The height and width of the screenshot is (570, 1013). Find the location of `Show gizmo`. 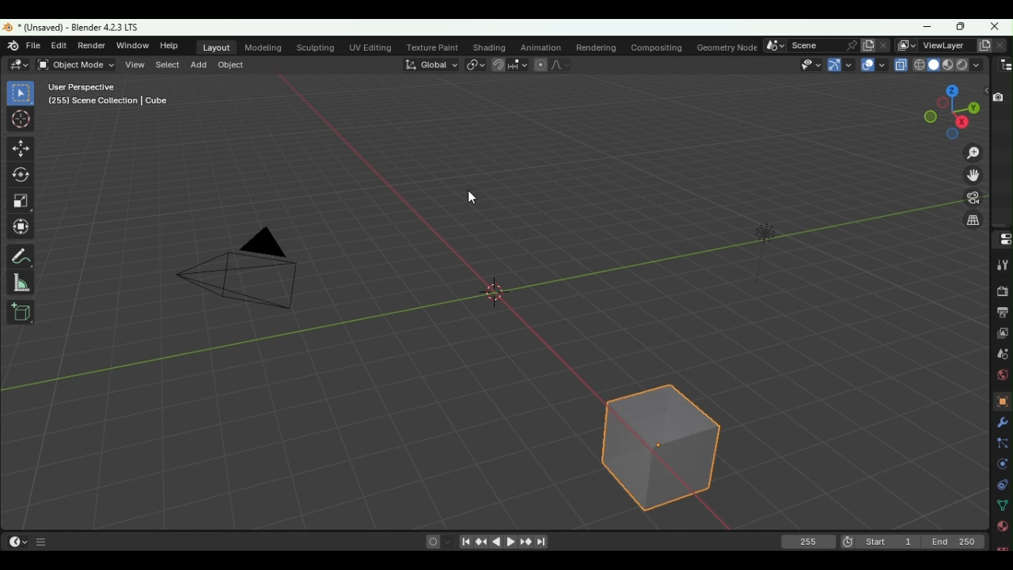

Show gizmo is located at coordinates (840, 65).